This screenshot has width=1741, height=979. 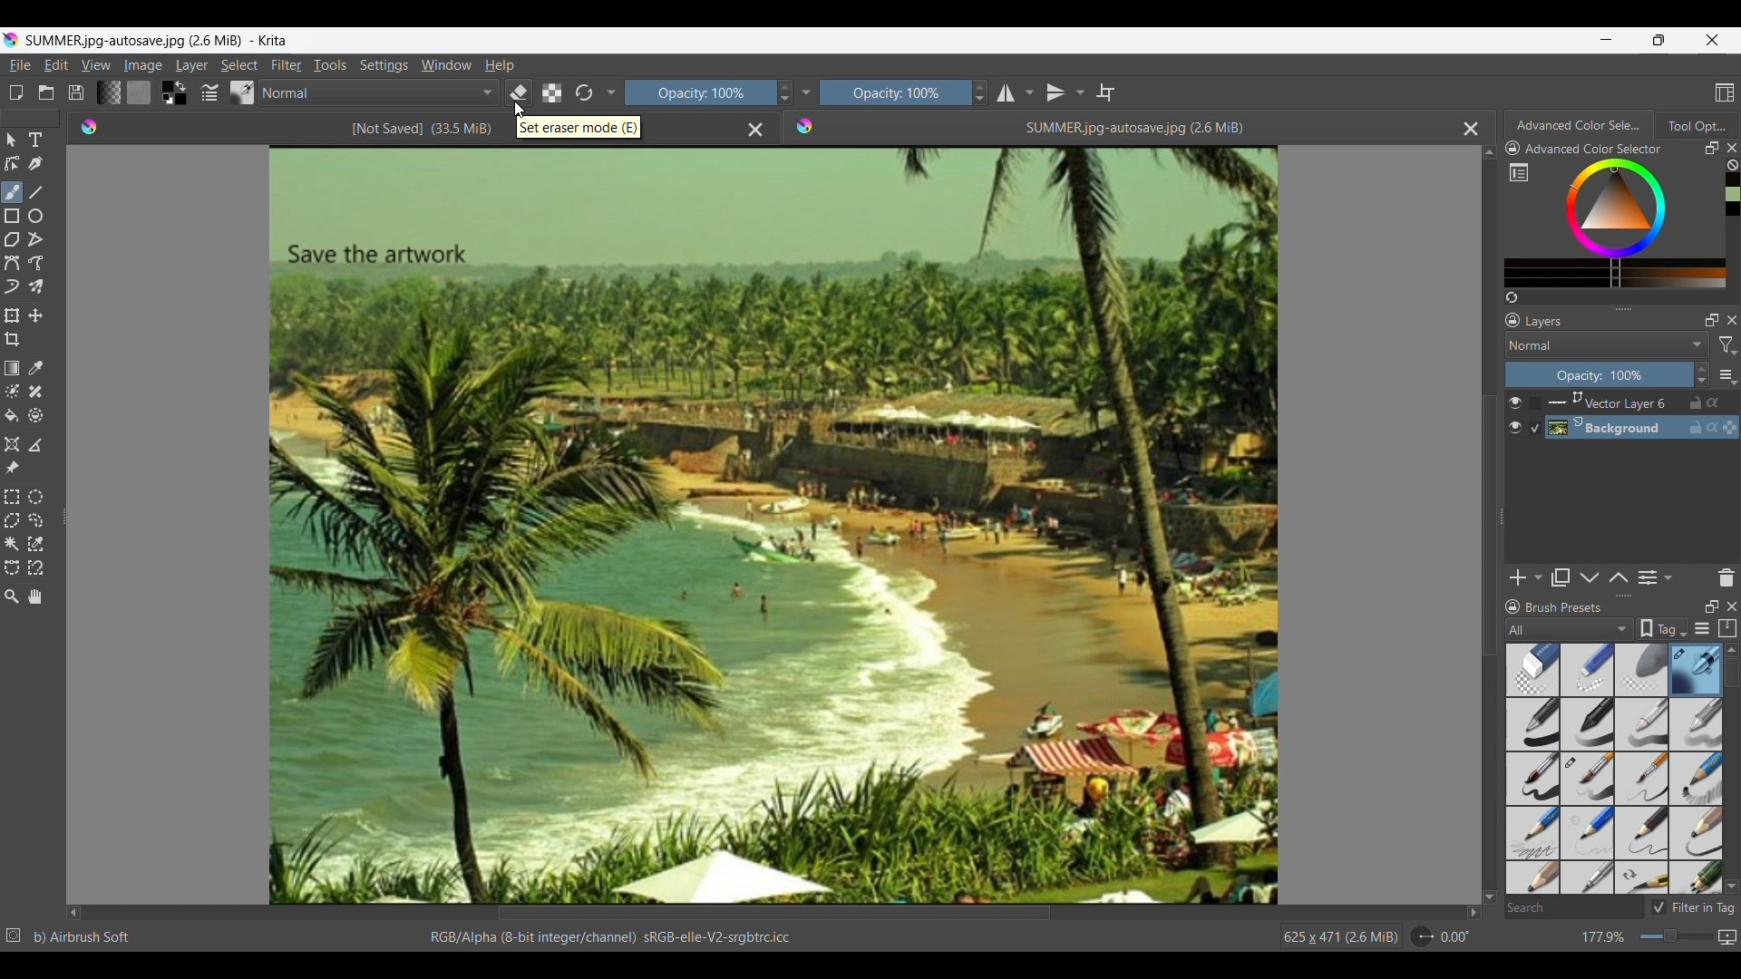 I want to click on Move layer down, so click(x=1590, y=577).